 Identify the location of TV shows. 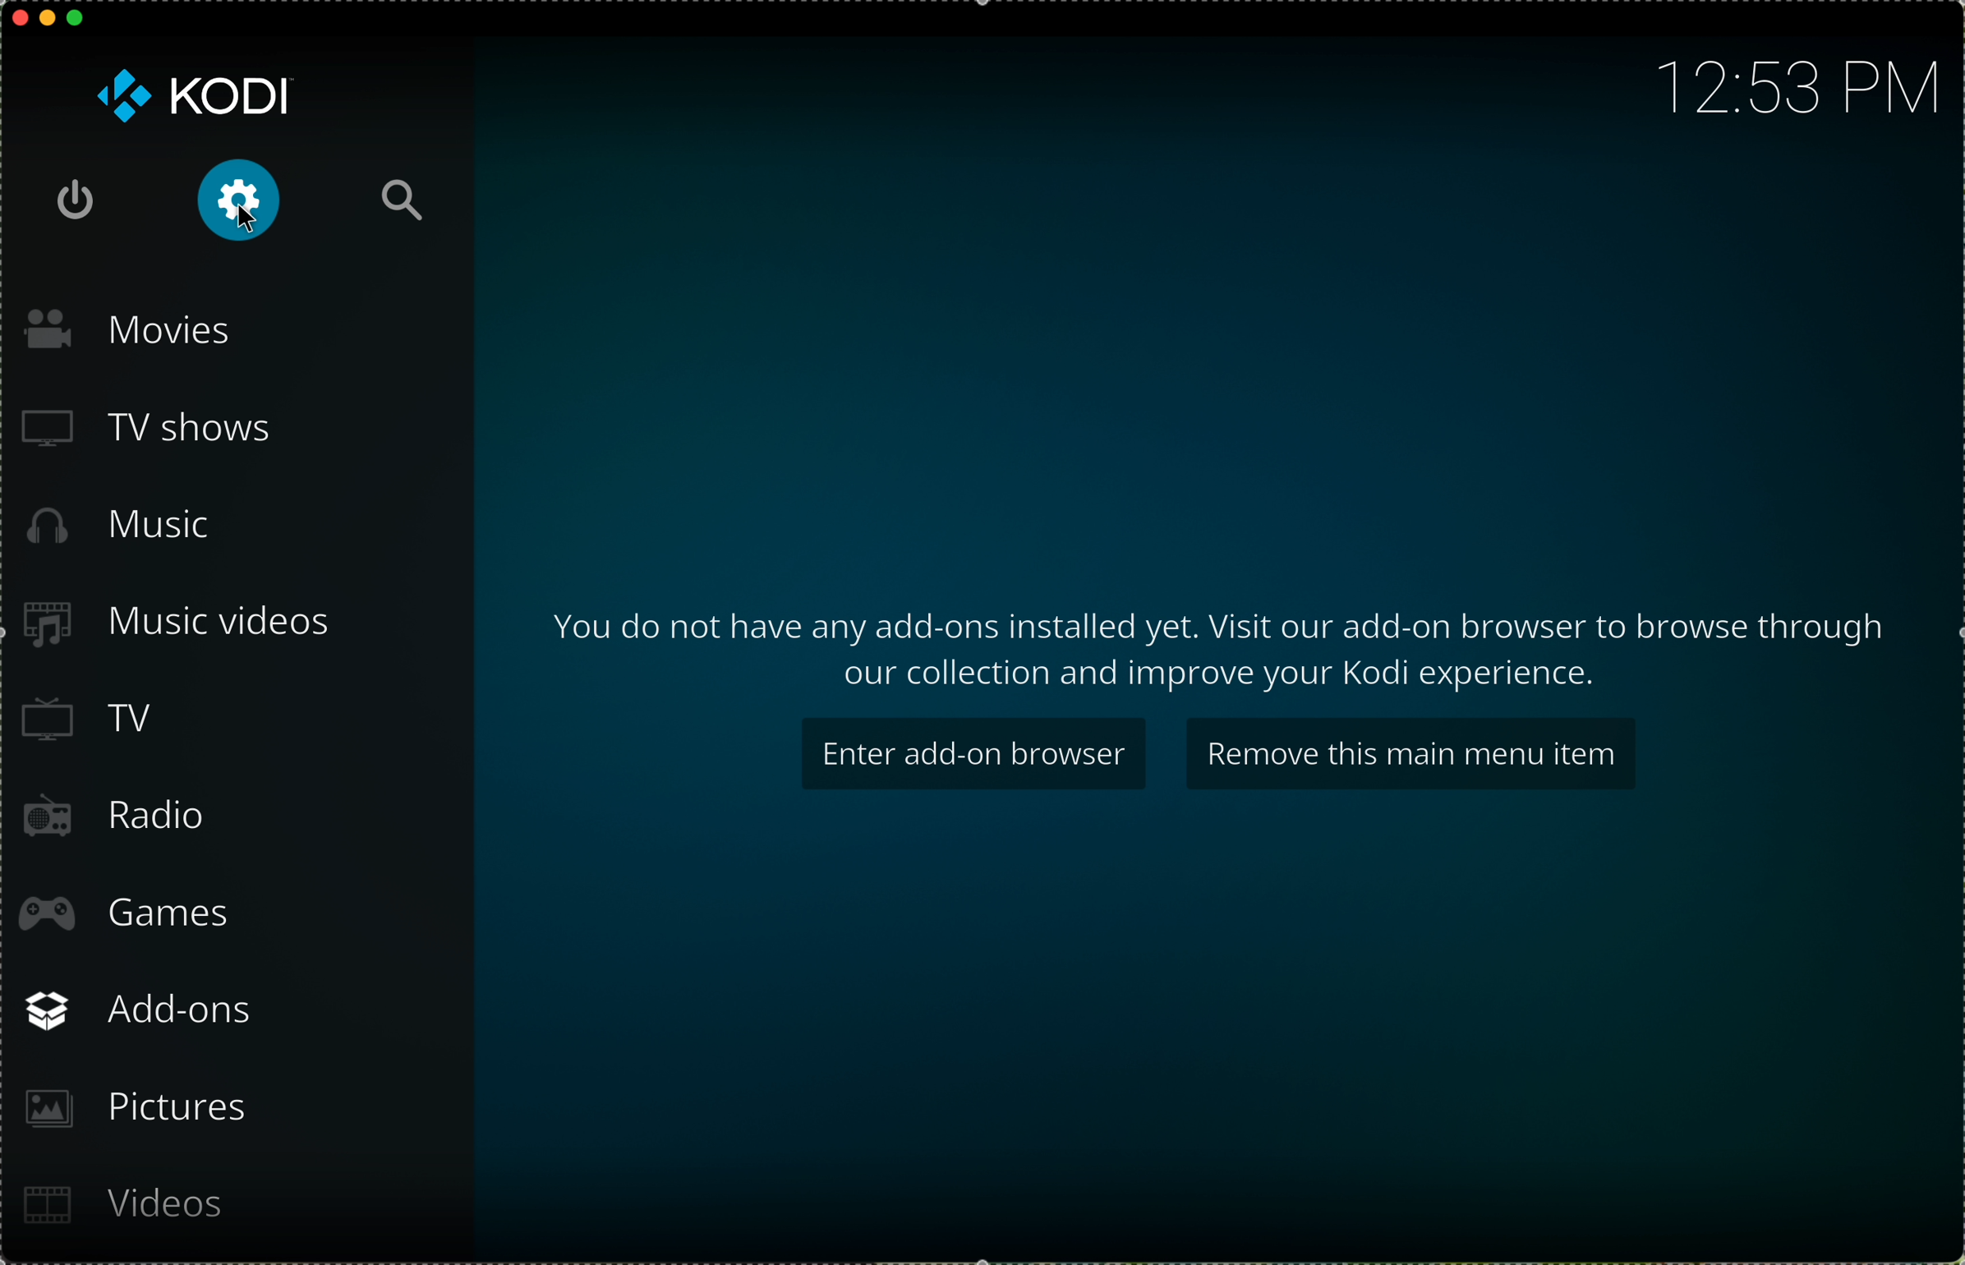
(162, 421).